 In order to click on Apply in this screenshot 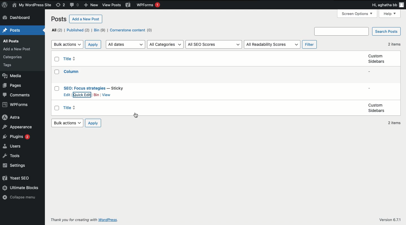, I will do `click(93, 44)`.